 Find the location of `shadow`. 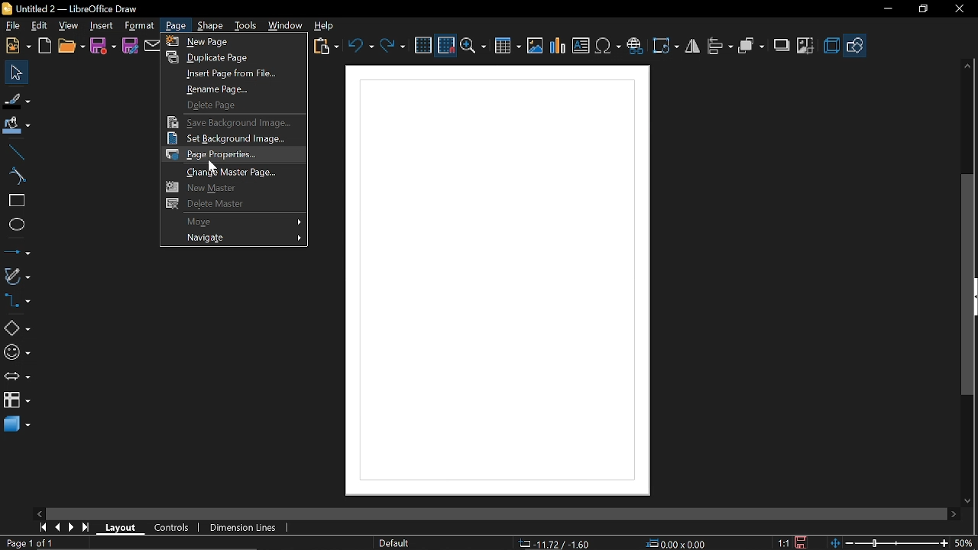

shadow is located at coordinates (781, 45).